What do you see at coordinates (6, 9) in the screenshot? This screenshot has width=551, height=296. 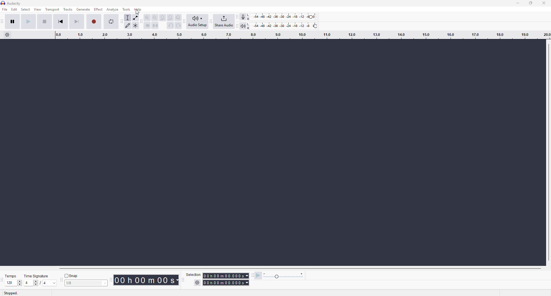 I see `file` at bounding box center [6, 9].